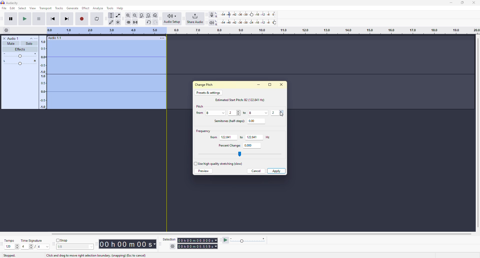 The width and height of the screenshot is (480, 258). Describe the element at coordinates (33, 8) in the screenshot. I see `view` at that location.